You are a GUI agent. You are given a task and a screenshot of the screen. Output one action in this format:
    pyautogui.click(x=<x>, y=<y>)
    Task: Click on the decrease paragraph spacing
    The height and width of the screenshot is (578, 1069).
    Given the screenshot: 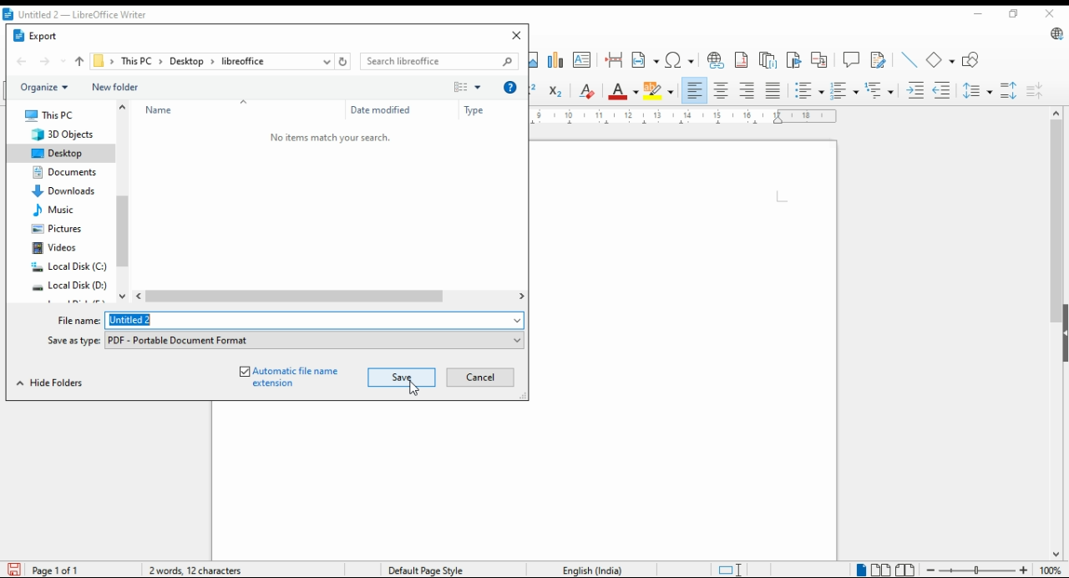 What is the action you would take?
    pyautogui.click(x=1037, y=88)
    